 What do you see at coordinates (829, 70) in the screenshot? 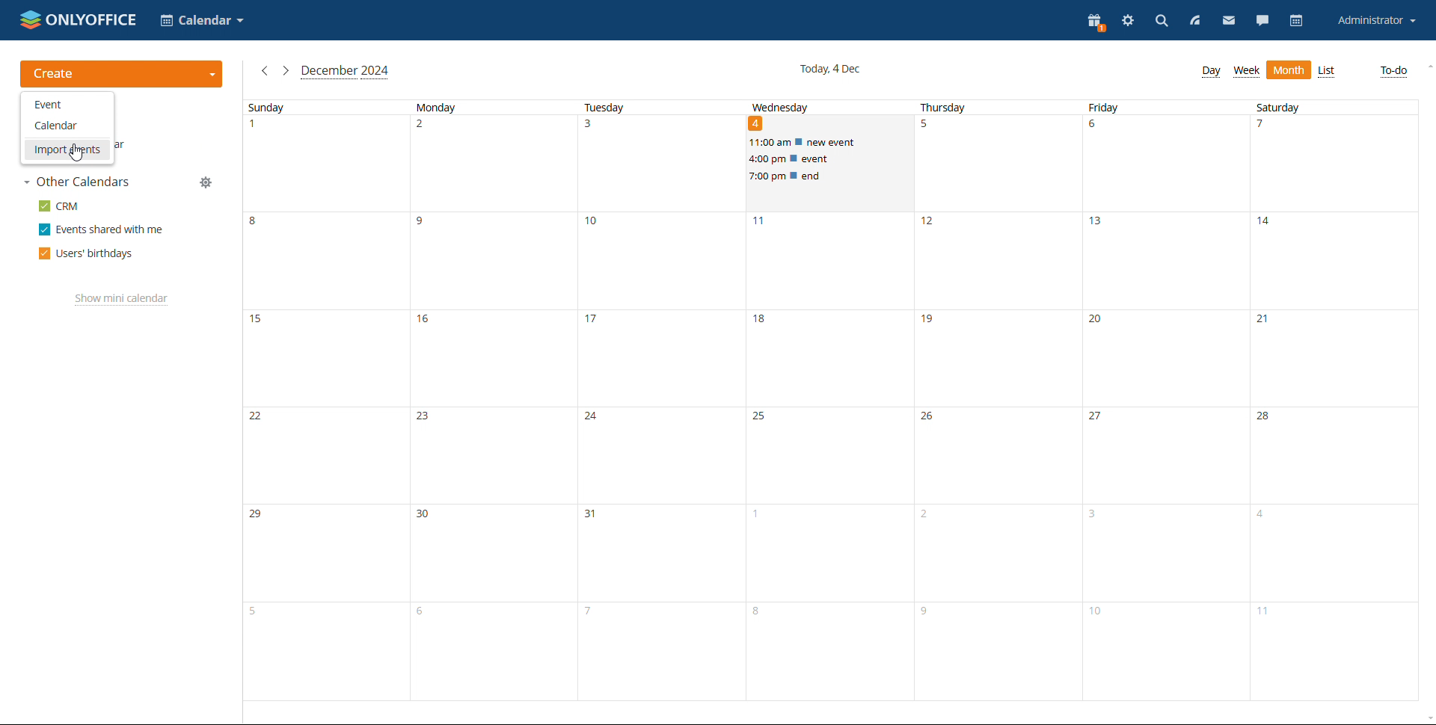
I see `current date` at bounding box center [829, 70].